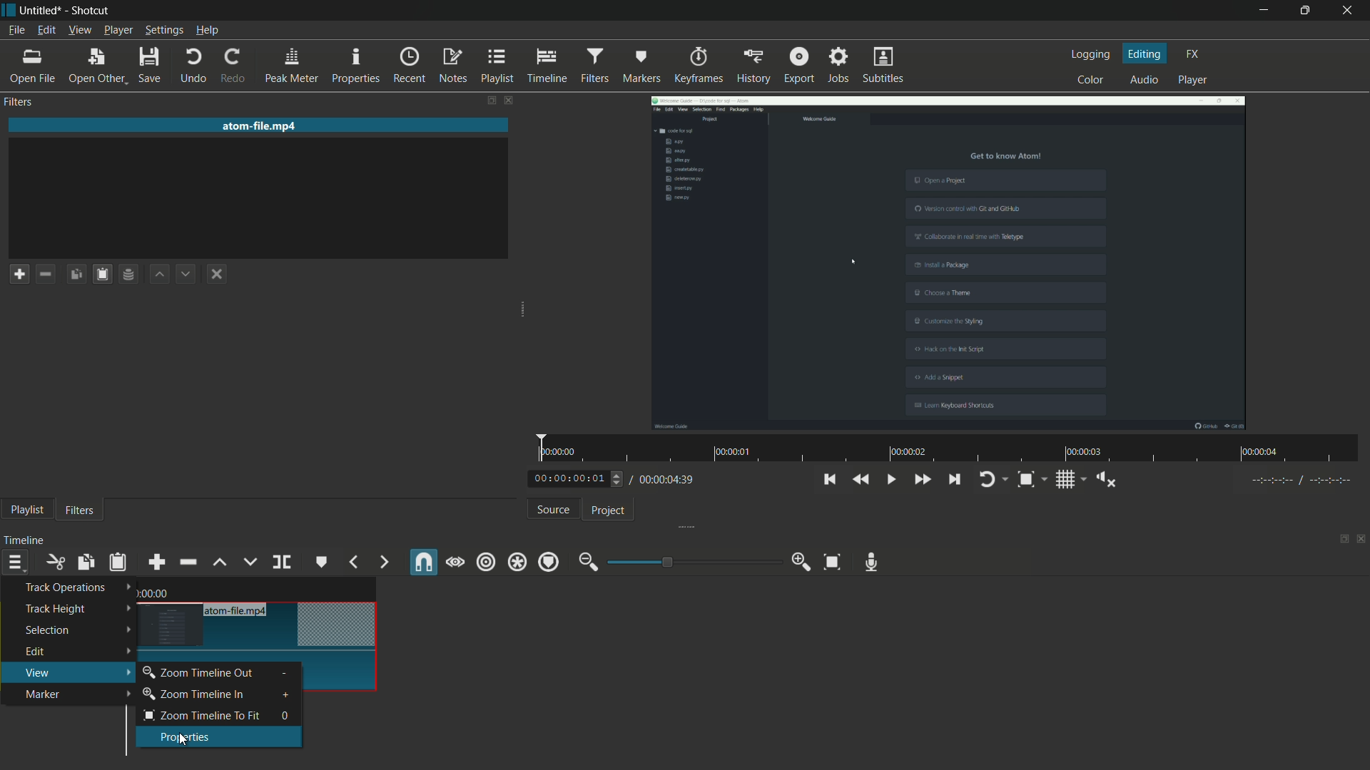 The width and height of the screenshot is (1370, 770). What do you see at coordinates (696, 561) in the screenshot?
I see `adjustment bar` at bounding box center [696, 561].